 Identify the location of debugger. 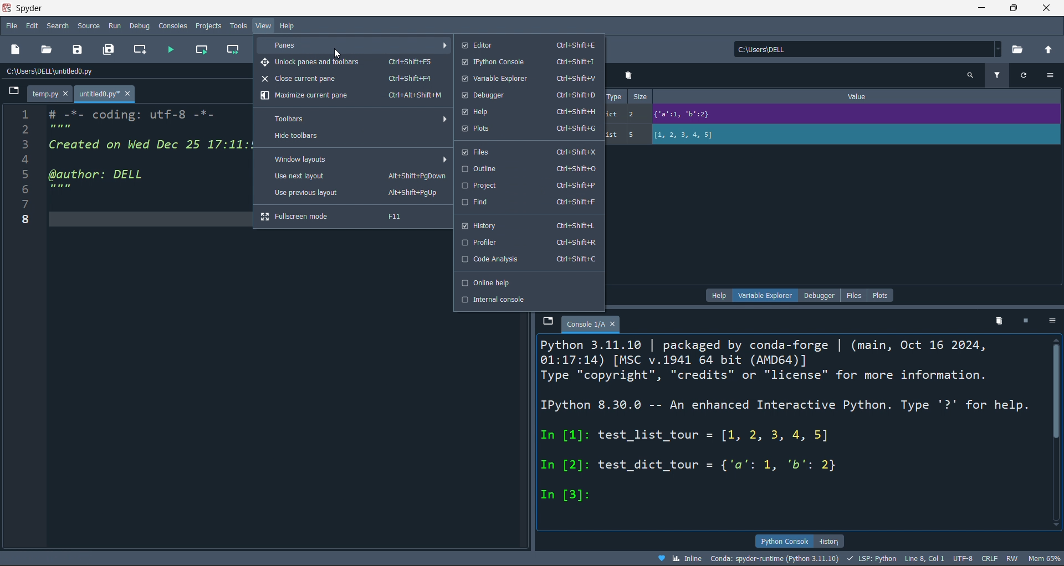
(820, 295).